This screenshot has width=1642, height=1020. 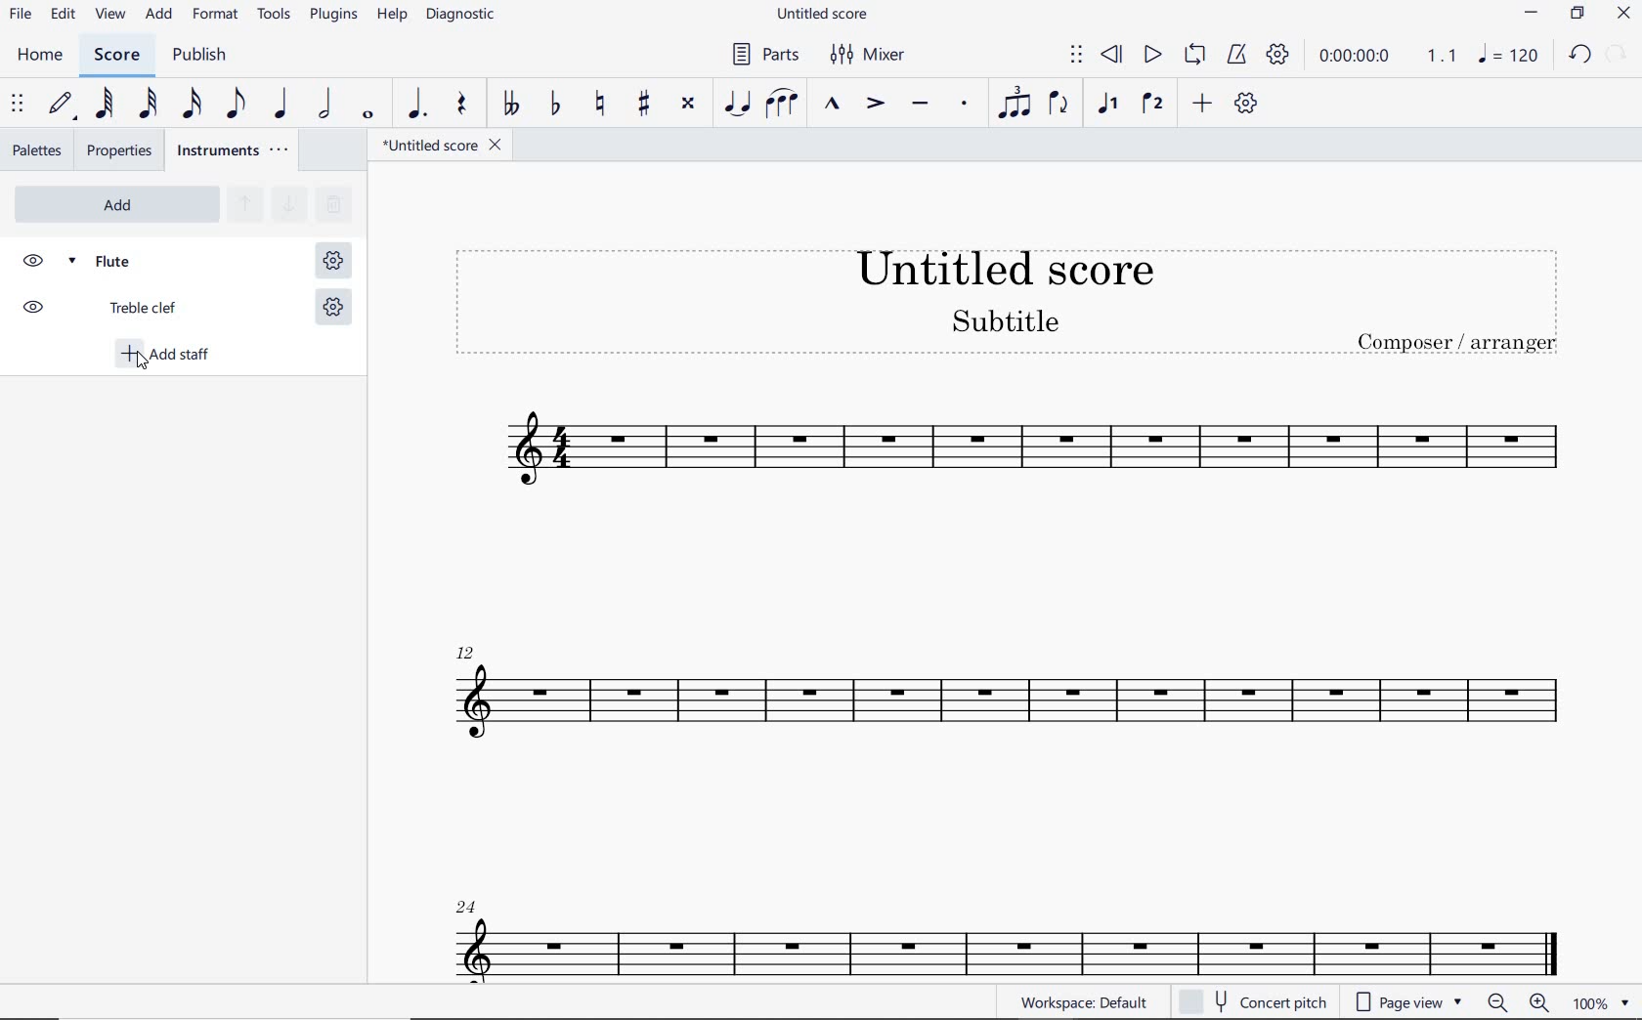 I want to click on TREBLE CLEF, so click(x=120, y=307).